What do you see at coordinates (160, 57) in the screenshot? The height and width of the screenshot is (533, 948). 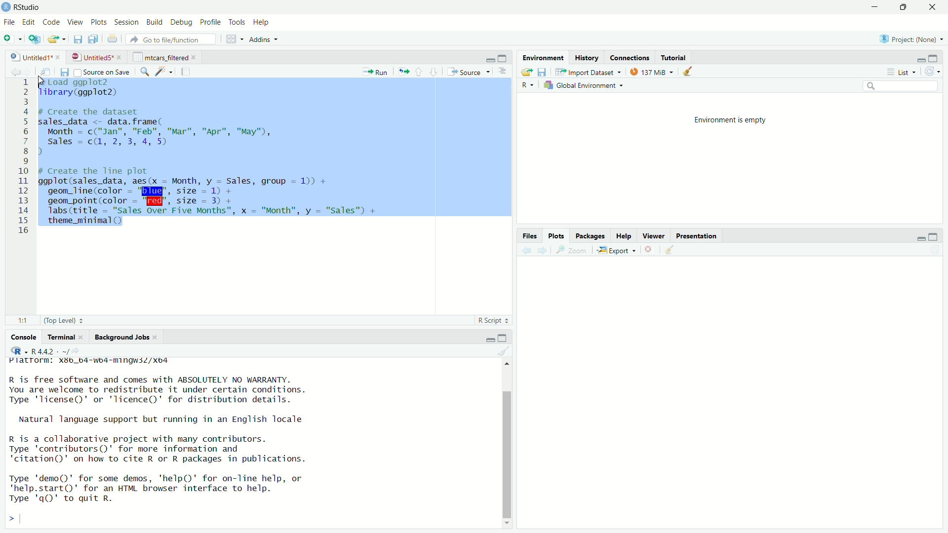 I see `mtcars_filtered` at bounding box center [160, 57].